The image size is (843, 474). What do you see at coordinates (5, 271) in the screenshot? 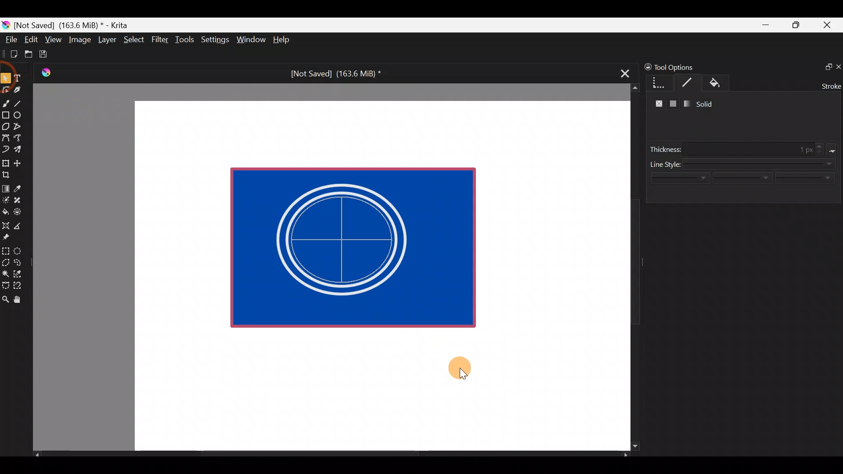
I see `Contiguous selection tool` at bounding box center [5, 271].